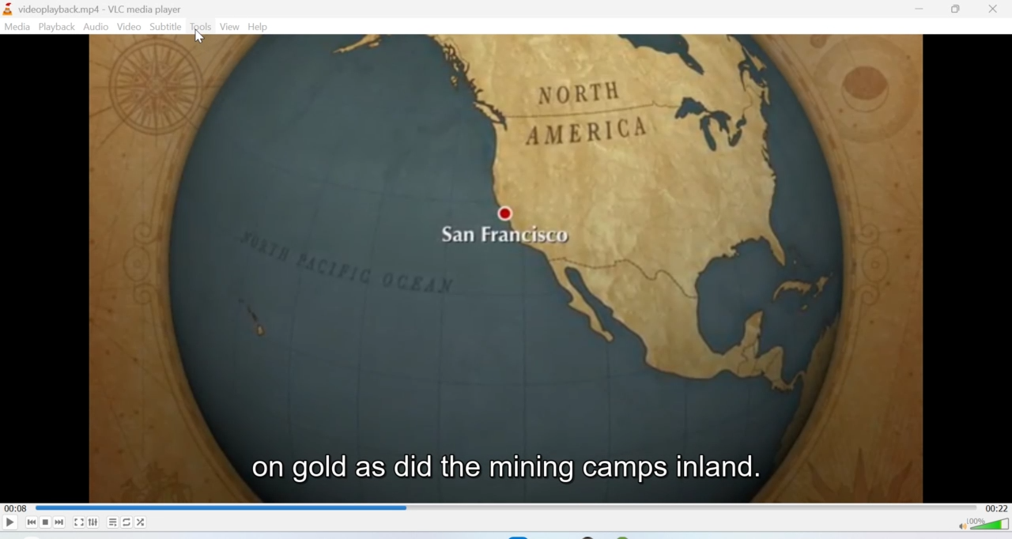  I want to click on Seek forward, so click(60, 522).